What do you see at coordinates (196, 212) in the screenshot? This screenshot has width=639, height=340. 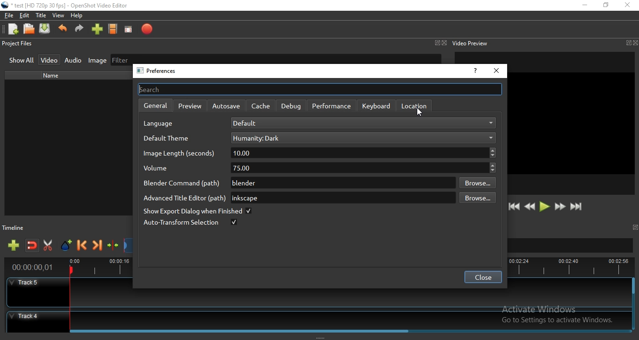 I see `show export dialog when finished` at bounding box center [196, 212].